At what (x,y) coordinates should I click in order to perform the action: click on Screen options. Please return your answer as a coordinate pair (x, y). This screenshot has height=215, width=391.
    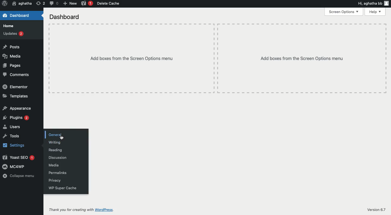
    Looking at the image, I should click on (343, 12).